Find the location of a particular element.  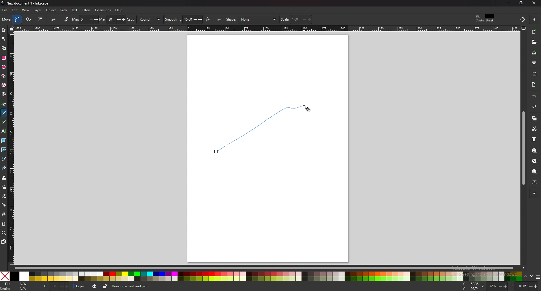

import is located at coordinates (535, 74).